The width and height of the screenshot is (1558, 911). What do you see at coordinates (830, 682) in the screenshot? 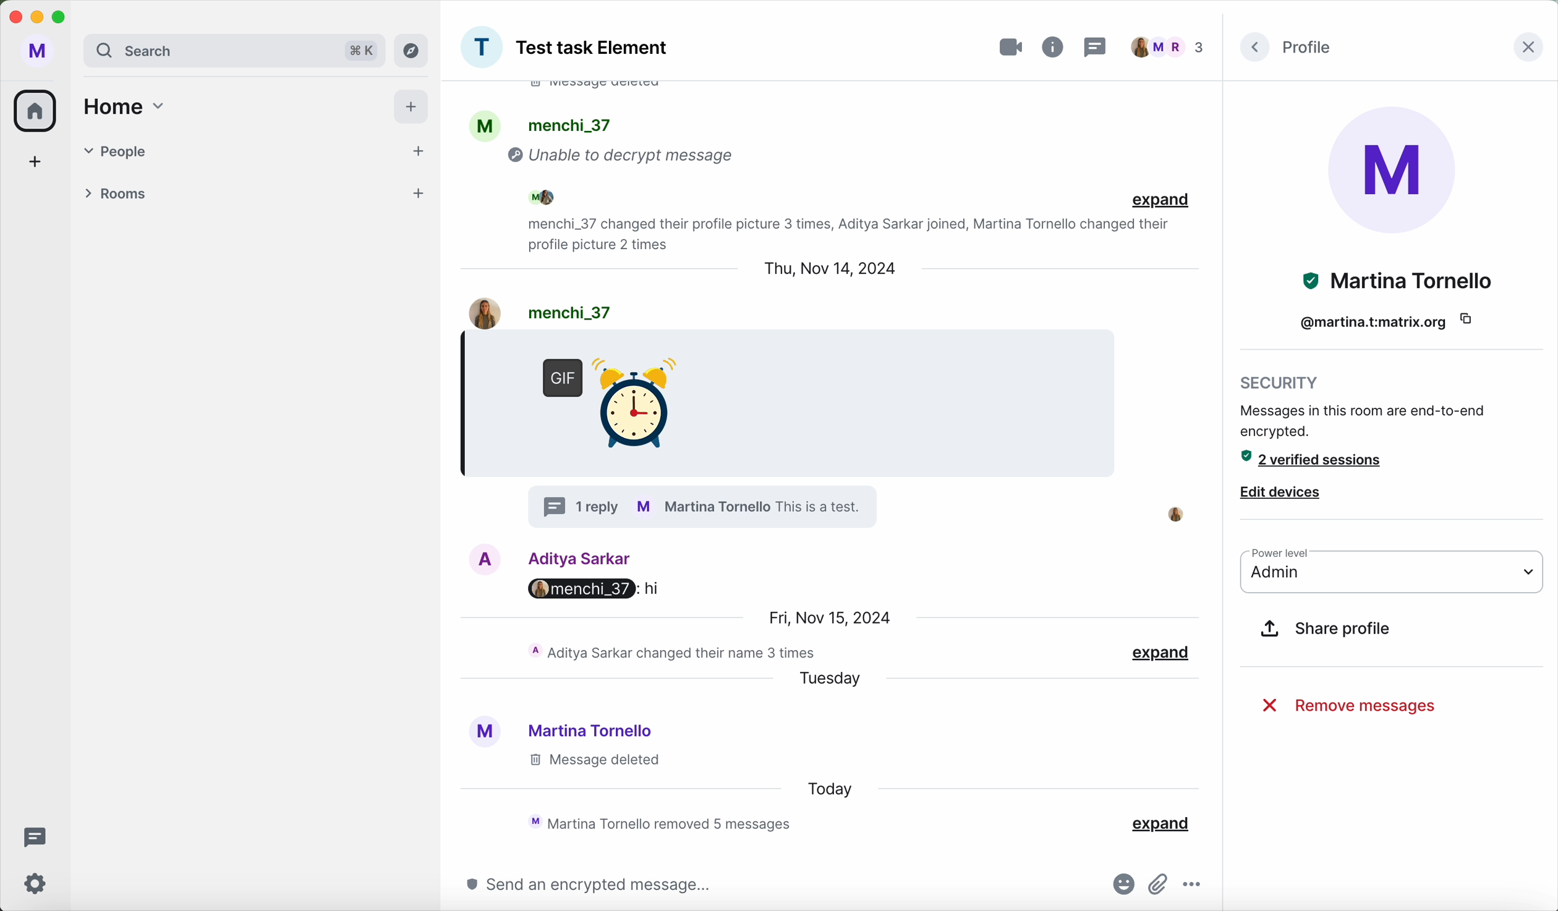
I see `tuesday` at bounding box center [830, 682].